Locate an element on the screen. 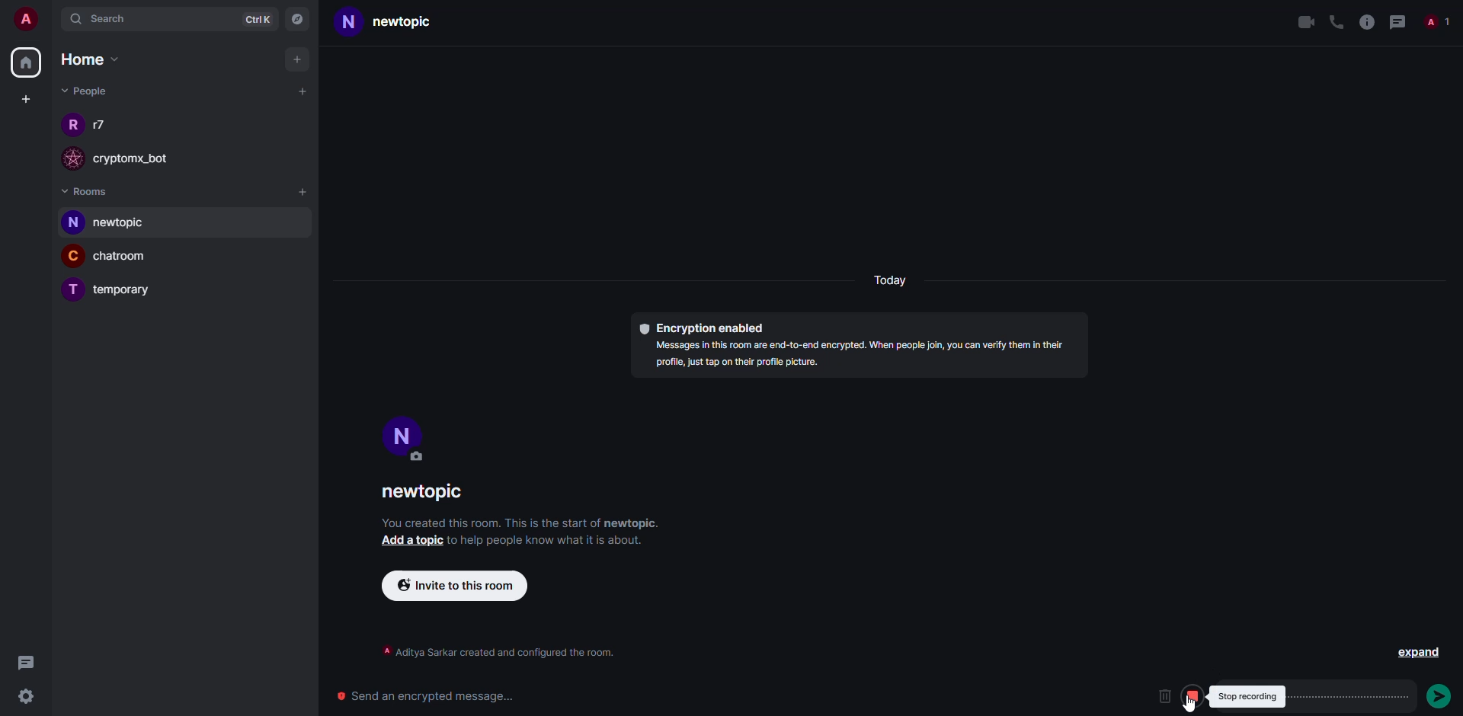 This screenshot has width=1463, height=716. threads is located at coordinates (1398, 22).